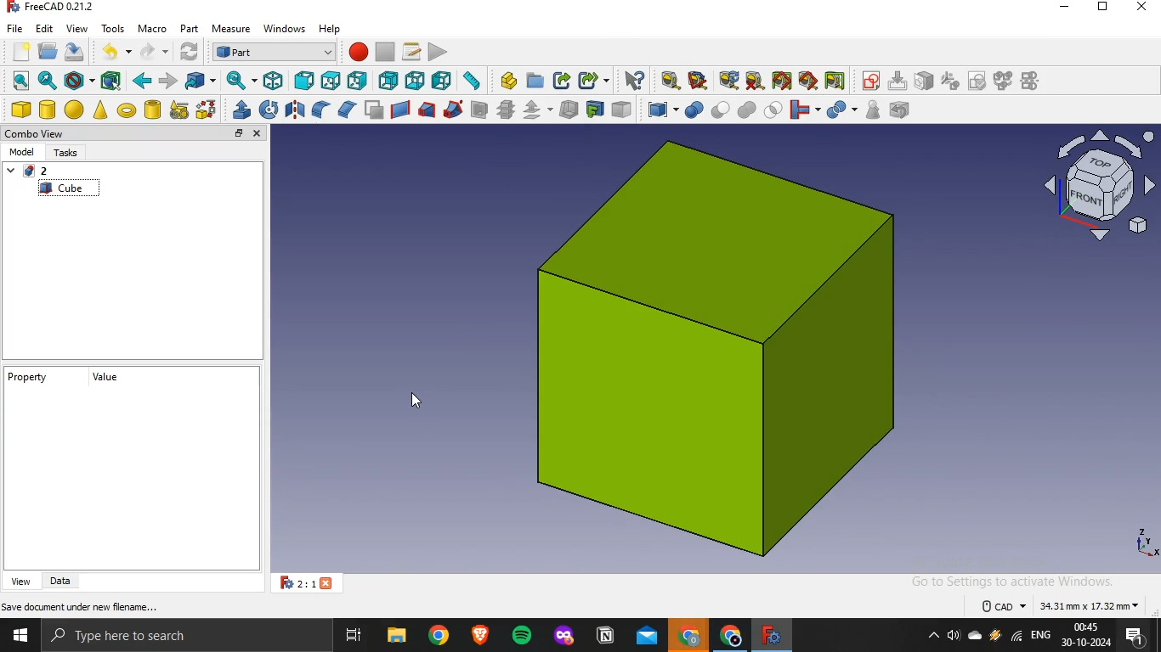  Describe the element at coordinates (111, 52) in the screenshot. I see `undo` at that location.